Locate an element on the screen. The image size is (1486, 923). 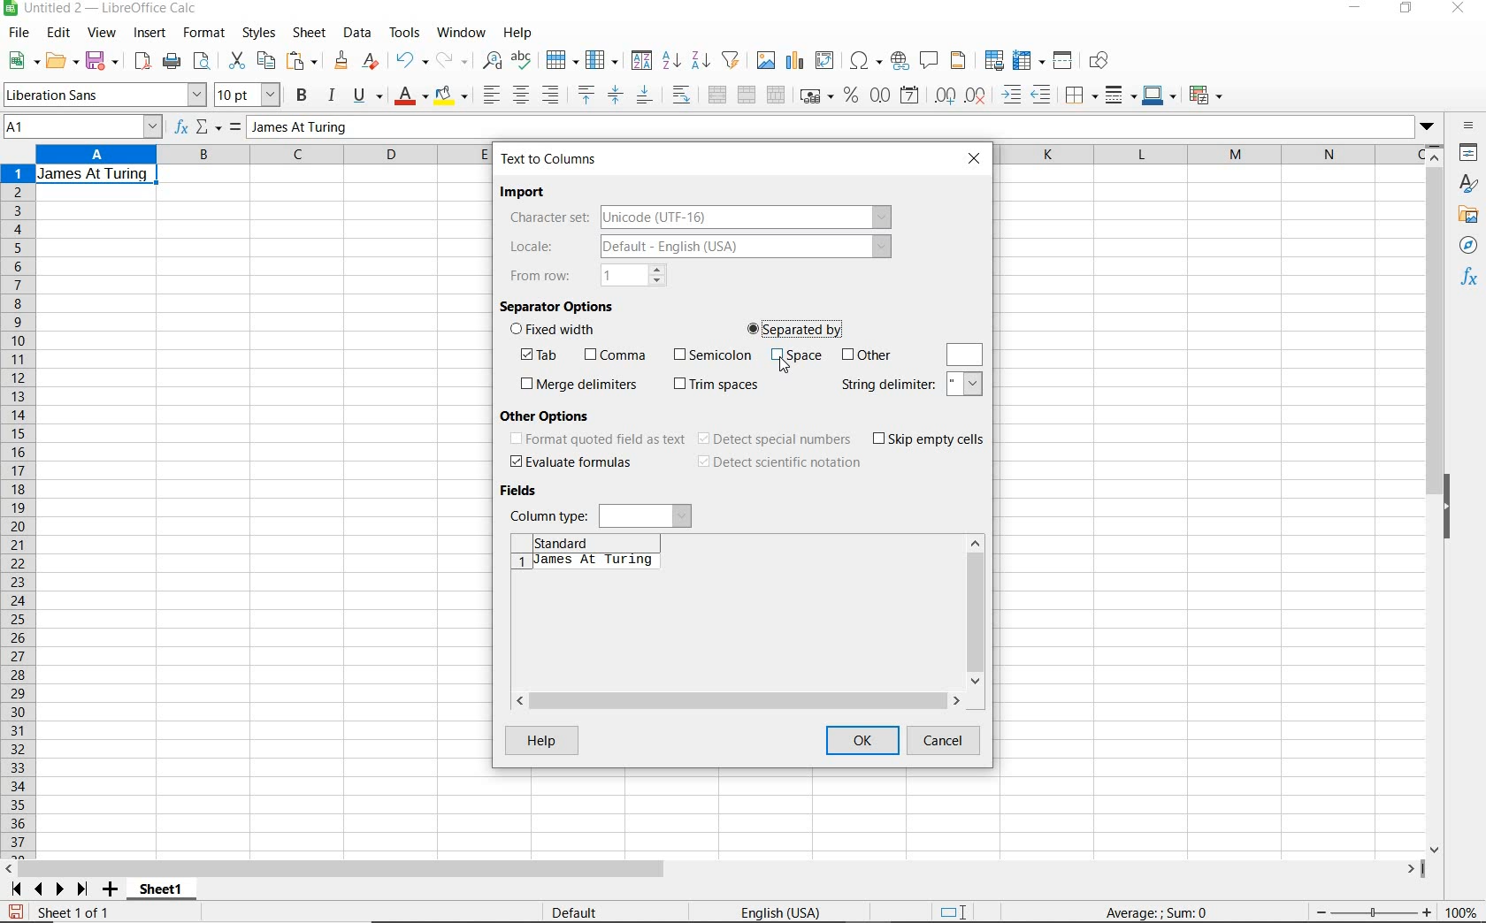
help is located at coordinates (518, 33).